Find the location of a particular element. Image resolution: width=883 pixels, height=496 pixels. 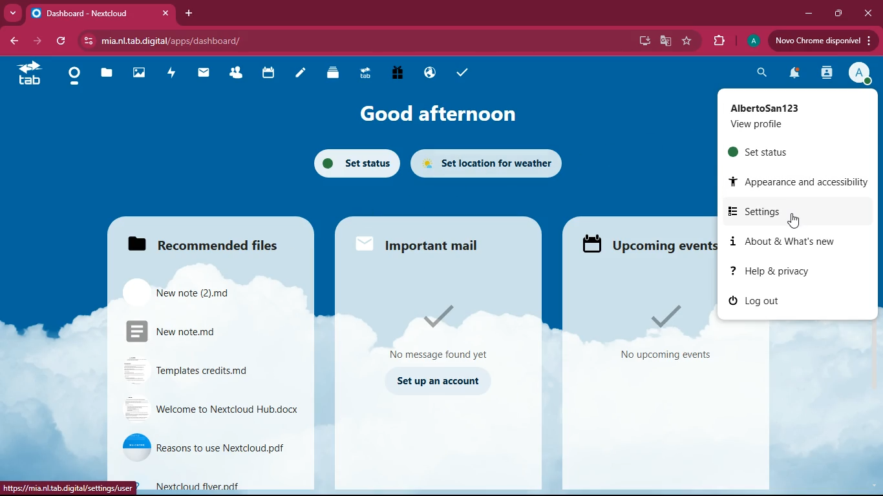

public is located at coordinates (427, 74).